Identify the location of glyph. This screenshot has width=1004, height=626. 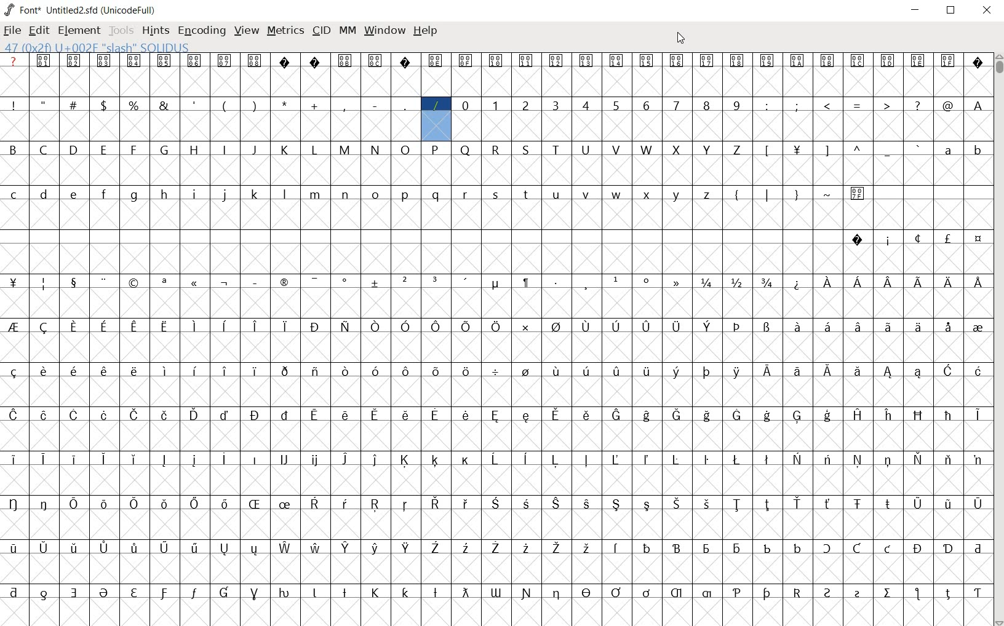
(978, 415).